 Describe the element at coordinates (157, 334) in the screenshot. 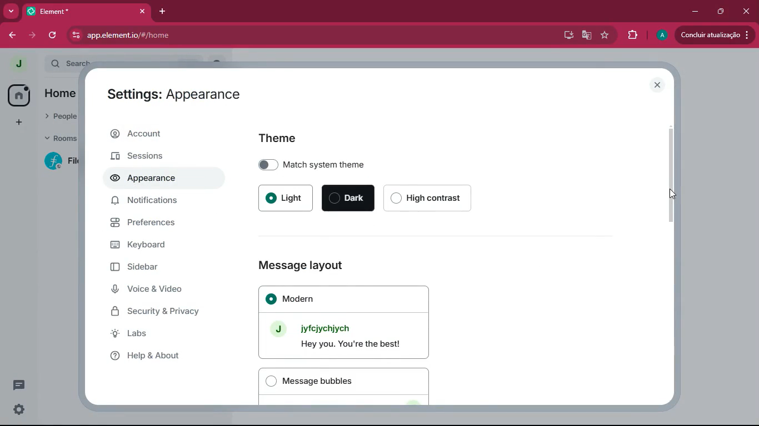

I see `labs` at that location.